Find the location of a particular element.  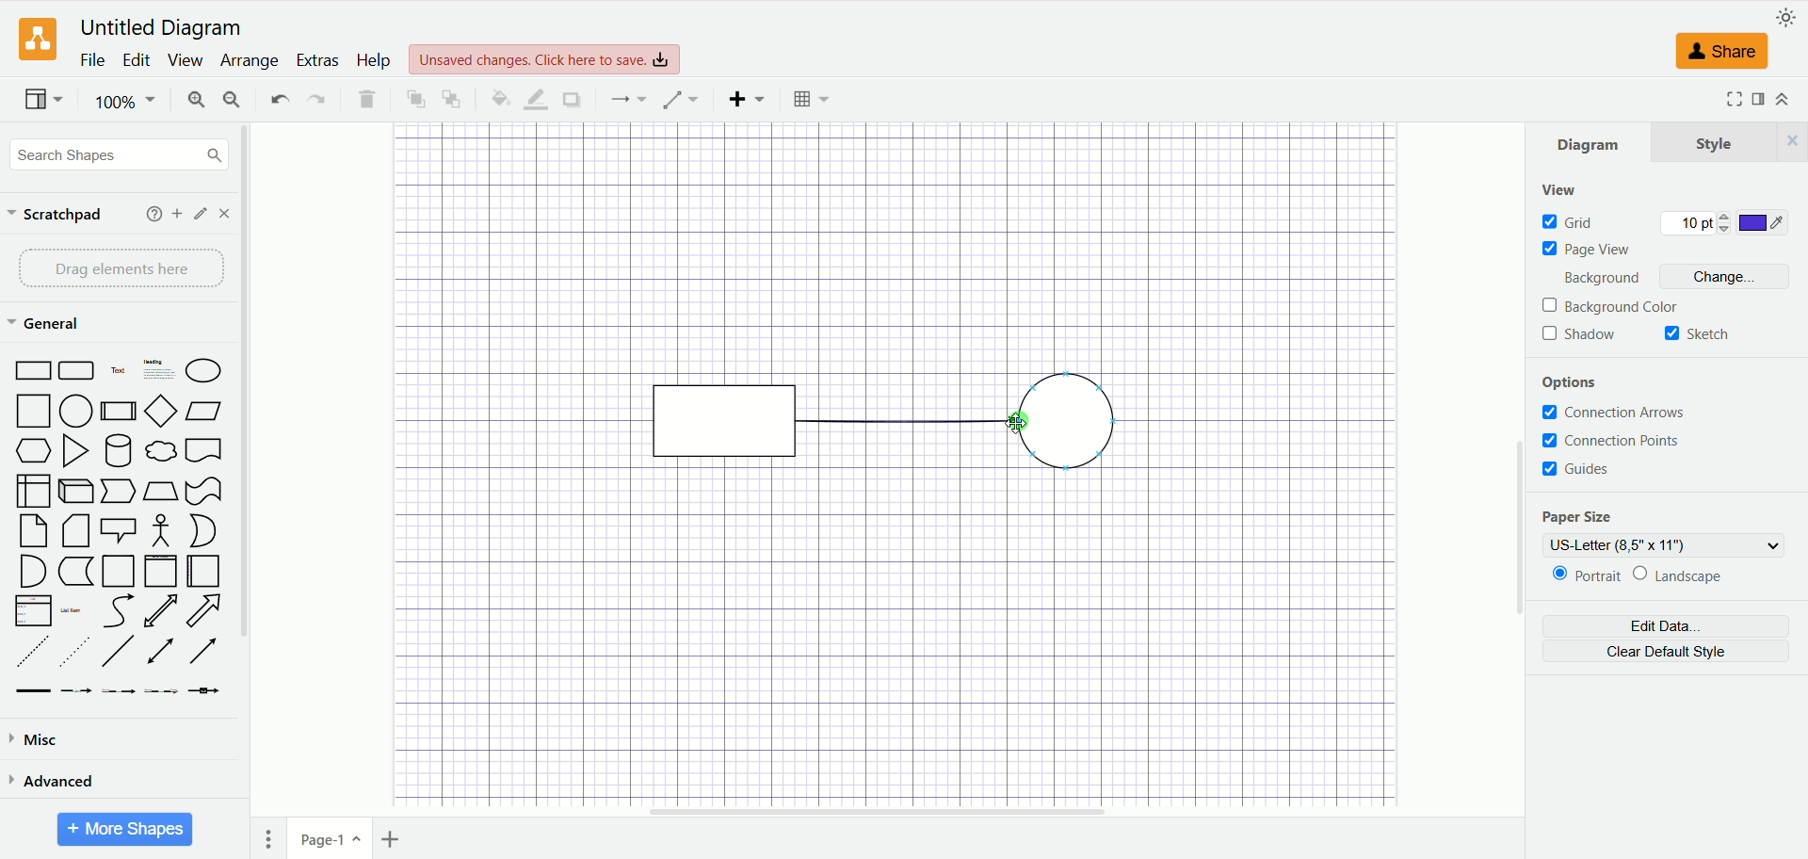

Table is located at coordinates (811, 99).